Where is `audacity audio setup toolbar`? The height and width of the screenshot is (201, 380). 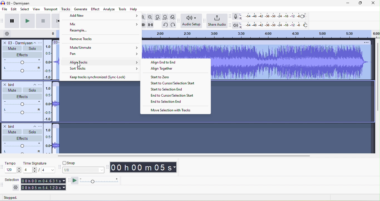
audacity audio setup toolbar is located at coordinates (180, 20).